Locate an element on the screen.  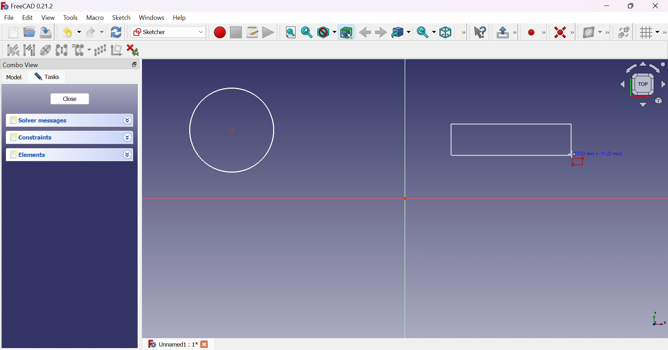
 is located at coordinates (427, 33).